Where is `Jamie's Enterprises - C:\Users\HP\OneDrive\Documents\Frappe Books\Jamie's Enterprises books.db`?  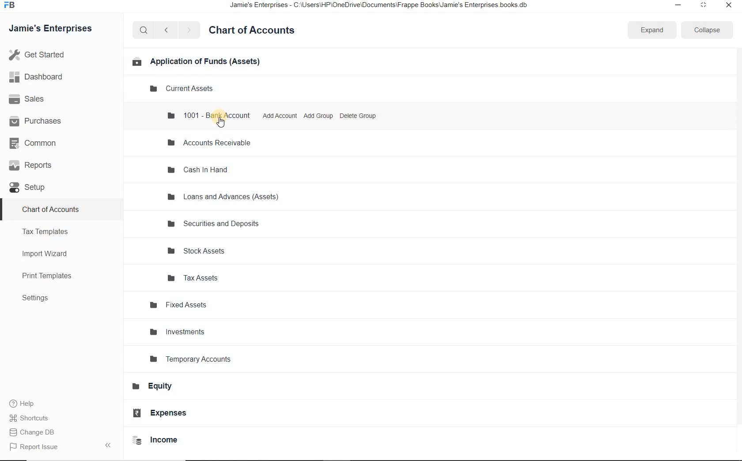 Jamie's Enterprises - C:\Users\HP\OneDrive\Documents\Frappe Books\Jamie's Enterprises books.db is located at coordinates (386, 7).